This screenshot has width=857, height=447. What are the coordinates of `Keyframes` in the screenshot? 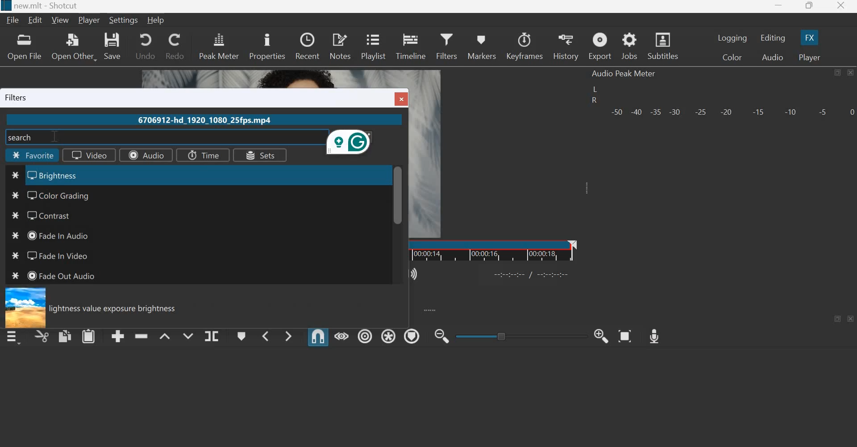 It's located at (525, 46).